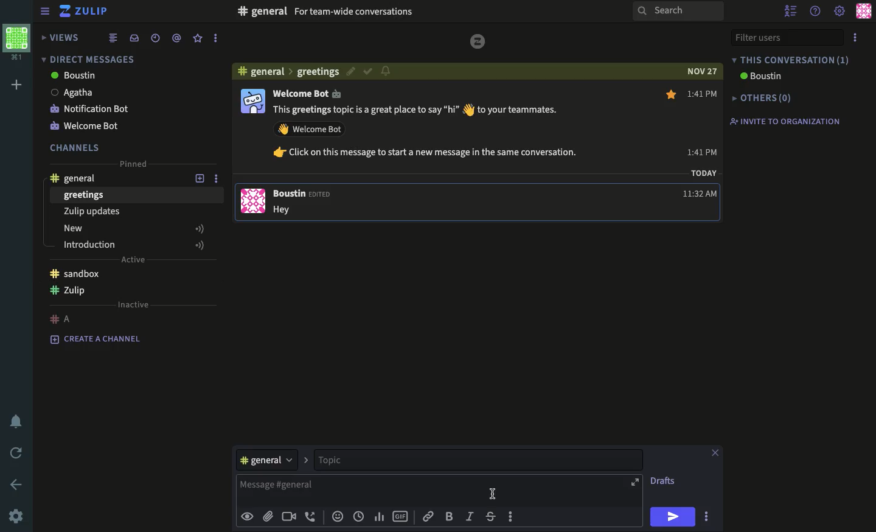  I want to click on inactive, so click(134, 304).